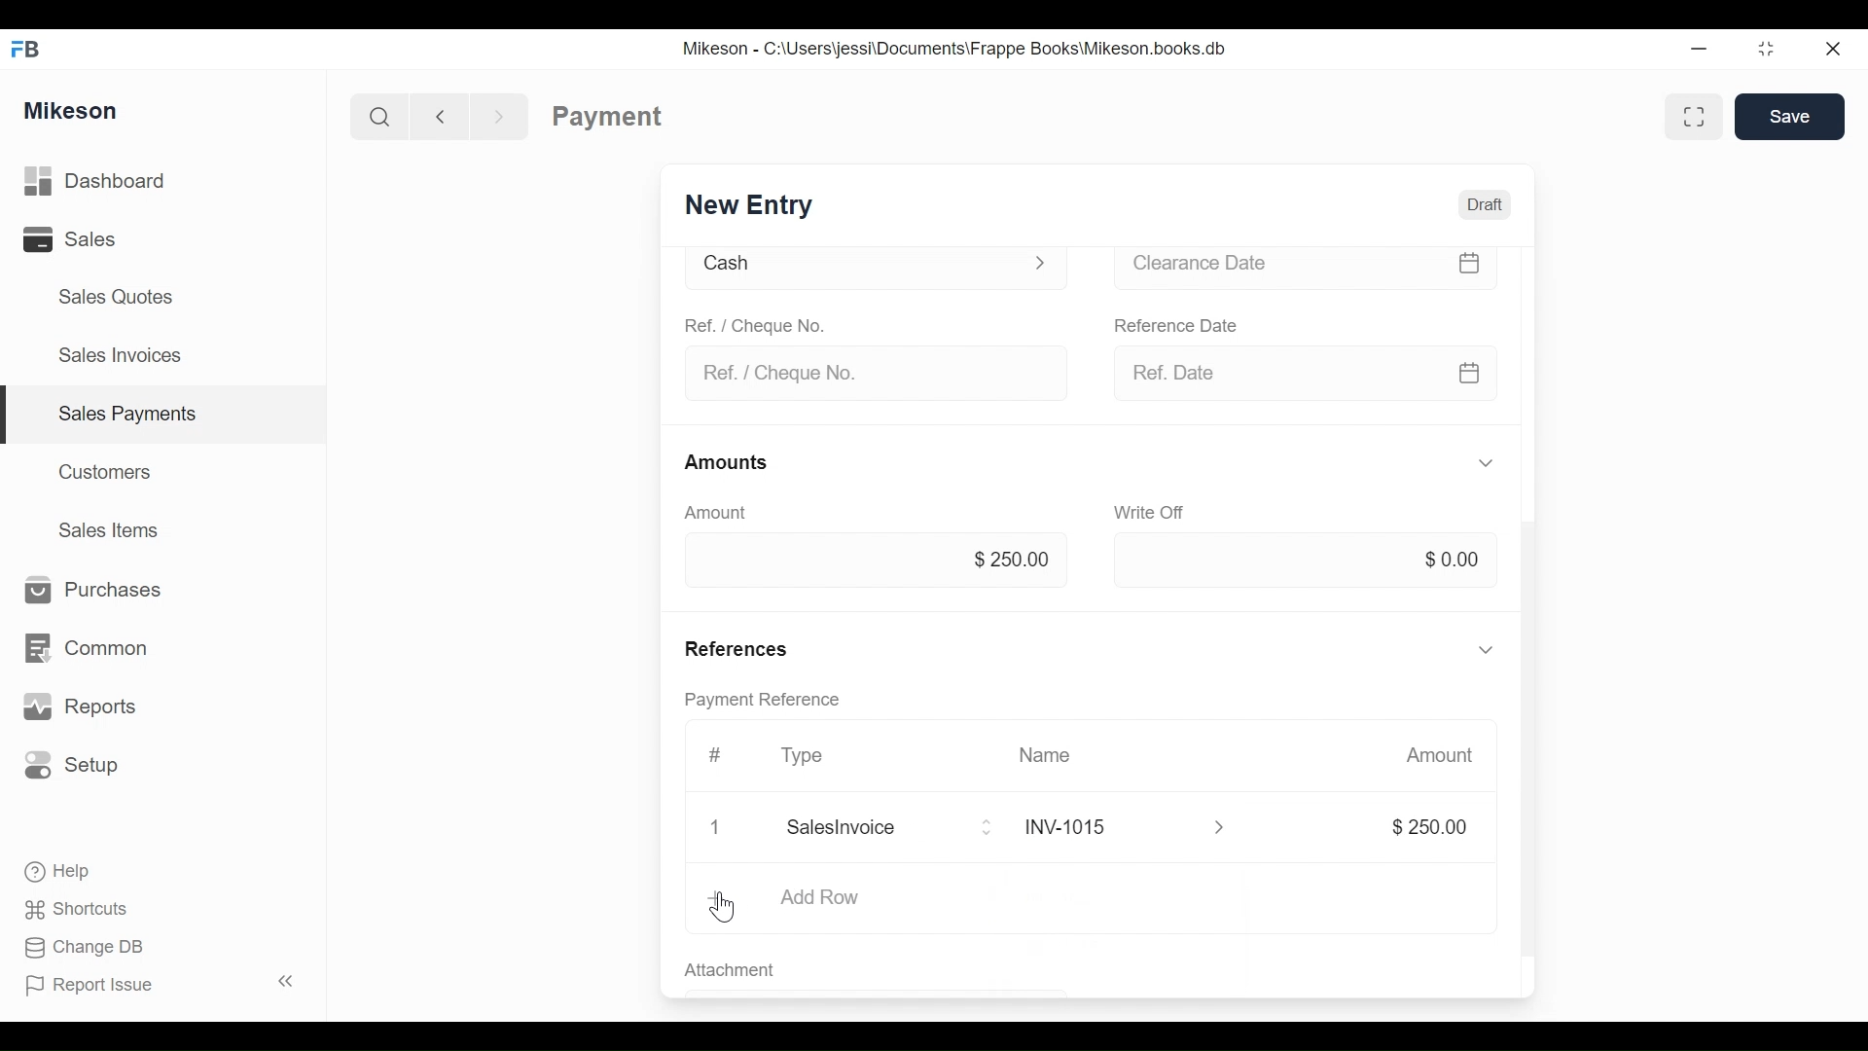  What do you see at coordinates (803, 755) in the screenshot?
I see `Type` at bounding box center [803, 755].